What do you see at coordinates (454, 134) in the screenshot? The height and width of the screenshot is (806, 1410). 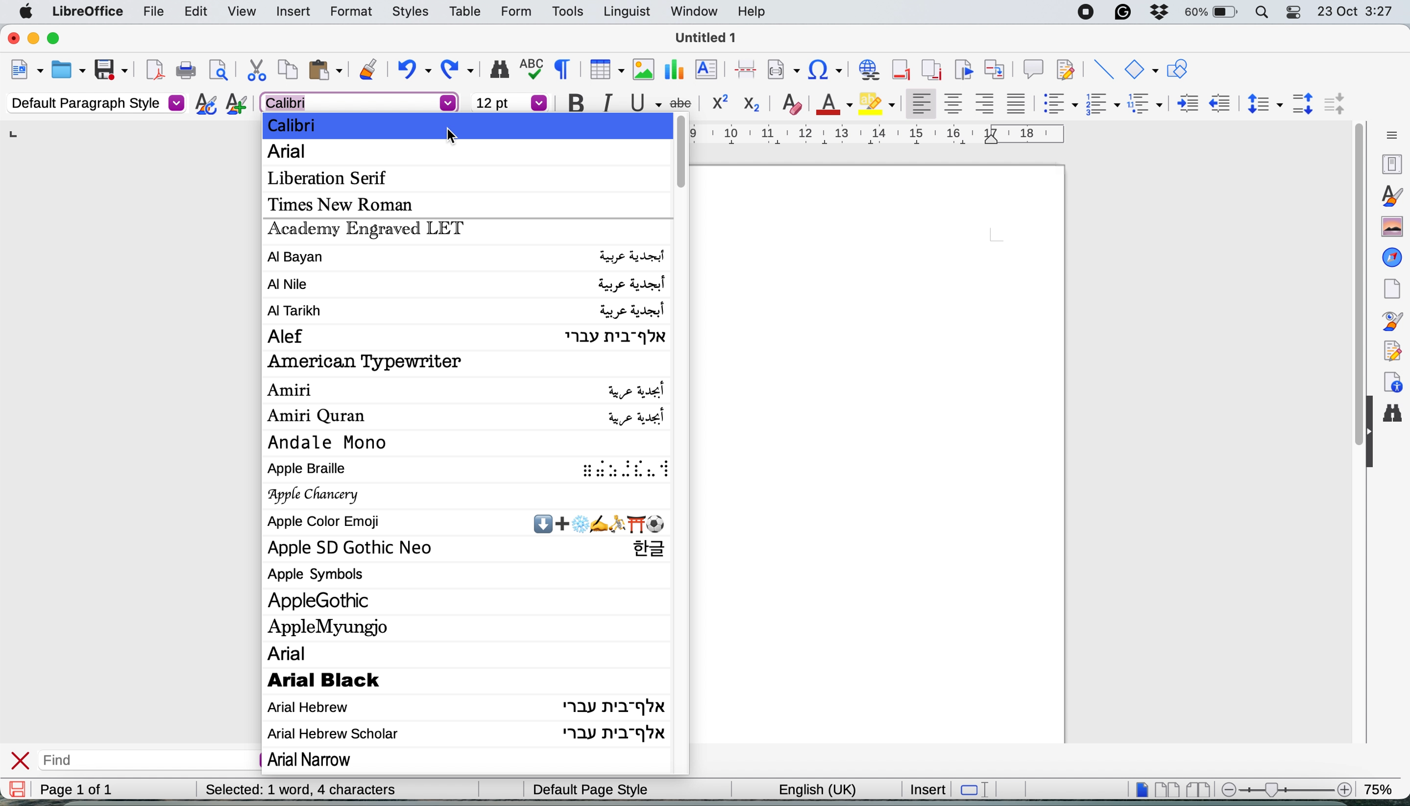 I see `cursor` at bounding box center [454, 134].